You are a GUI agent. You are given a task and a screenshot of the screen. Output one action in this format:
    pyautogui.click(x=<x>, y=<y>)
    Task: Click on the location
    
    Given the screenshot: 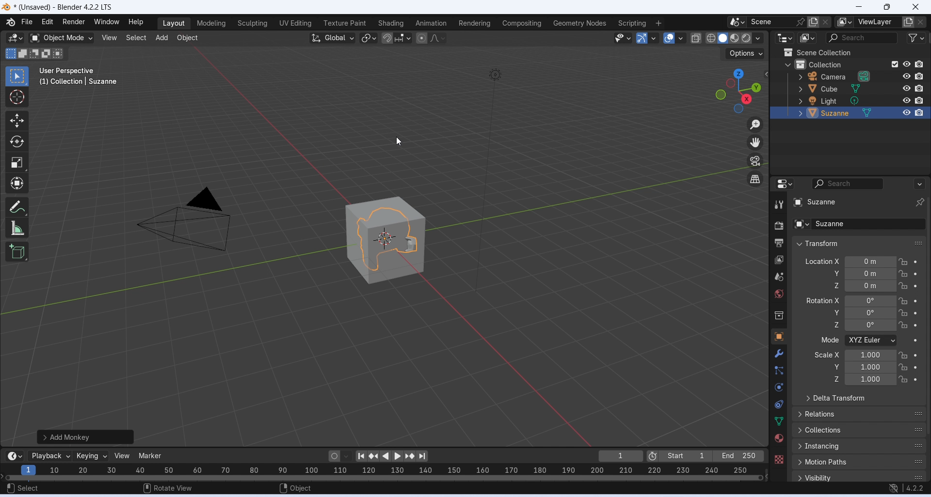 What is the action you would take?
    pyautogui.click(x=871, y=274)
    